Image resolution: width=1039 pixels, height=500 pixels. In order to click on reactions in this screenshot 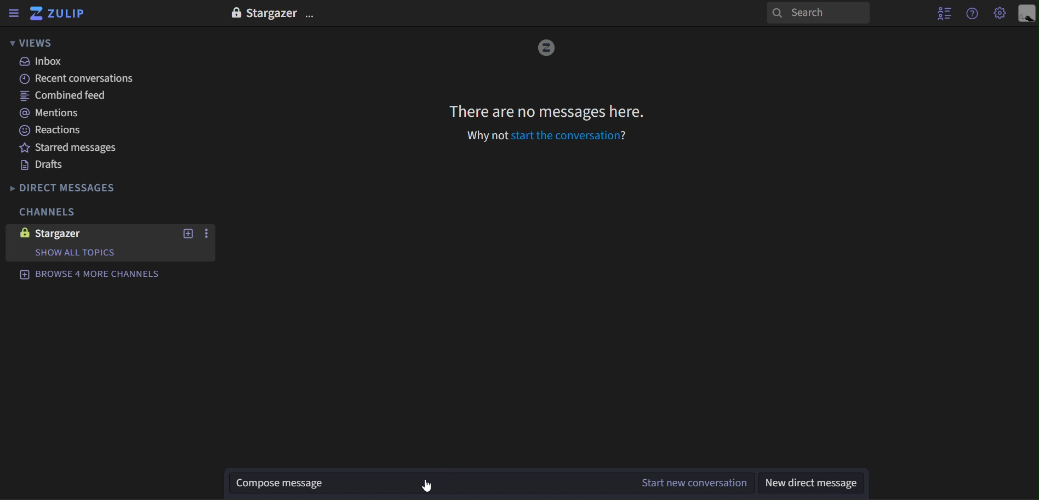, I will do `click(85, 132)`.